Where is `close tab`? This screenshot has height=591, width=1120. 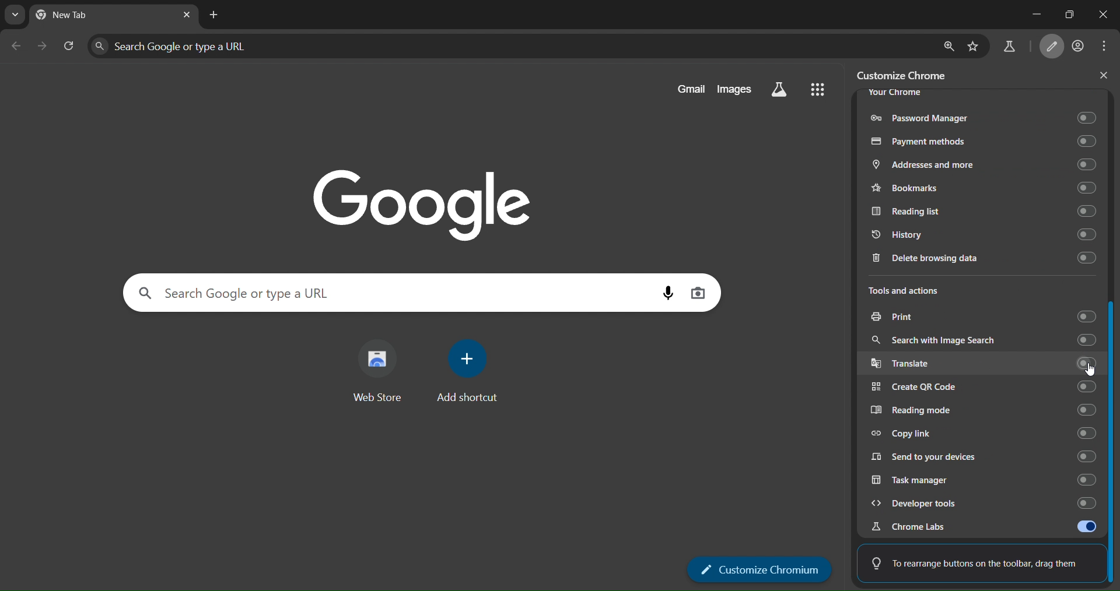
close tab is located at coordinates (186, 15).